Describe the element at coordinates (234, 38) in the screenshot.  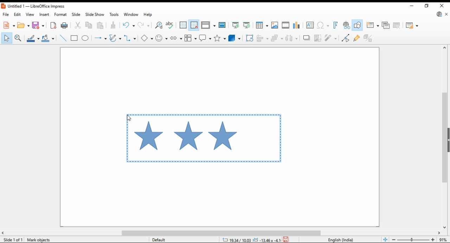
I see `3D objects` at that location.